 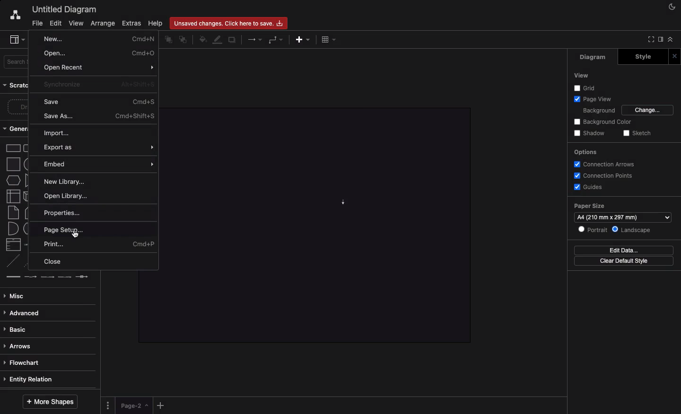 What do you see at coordinates (53, 54) in the screenshot?
I see `Open` at bounding box center [53, 54].